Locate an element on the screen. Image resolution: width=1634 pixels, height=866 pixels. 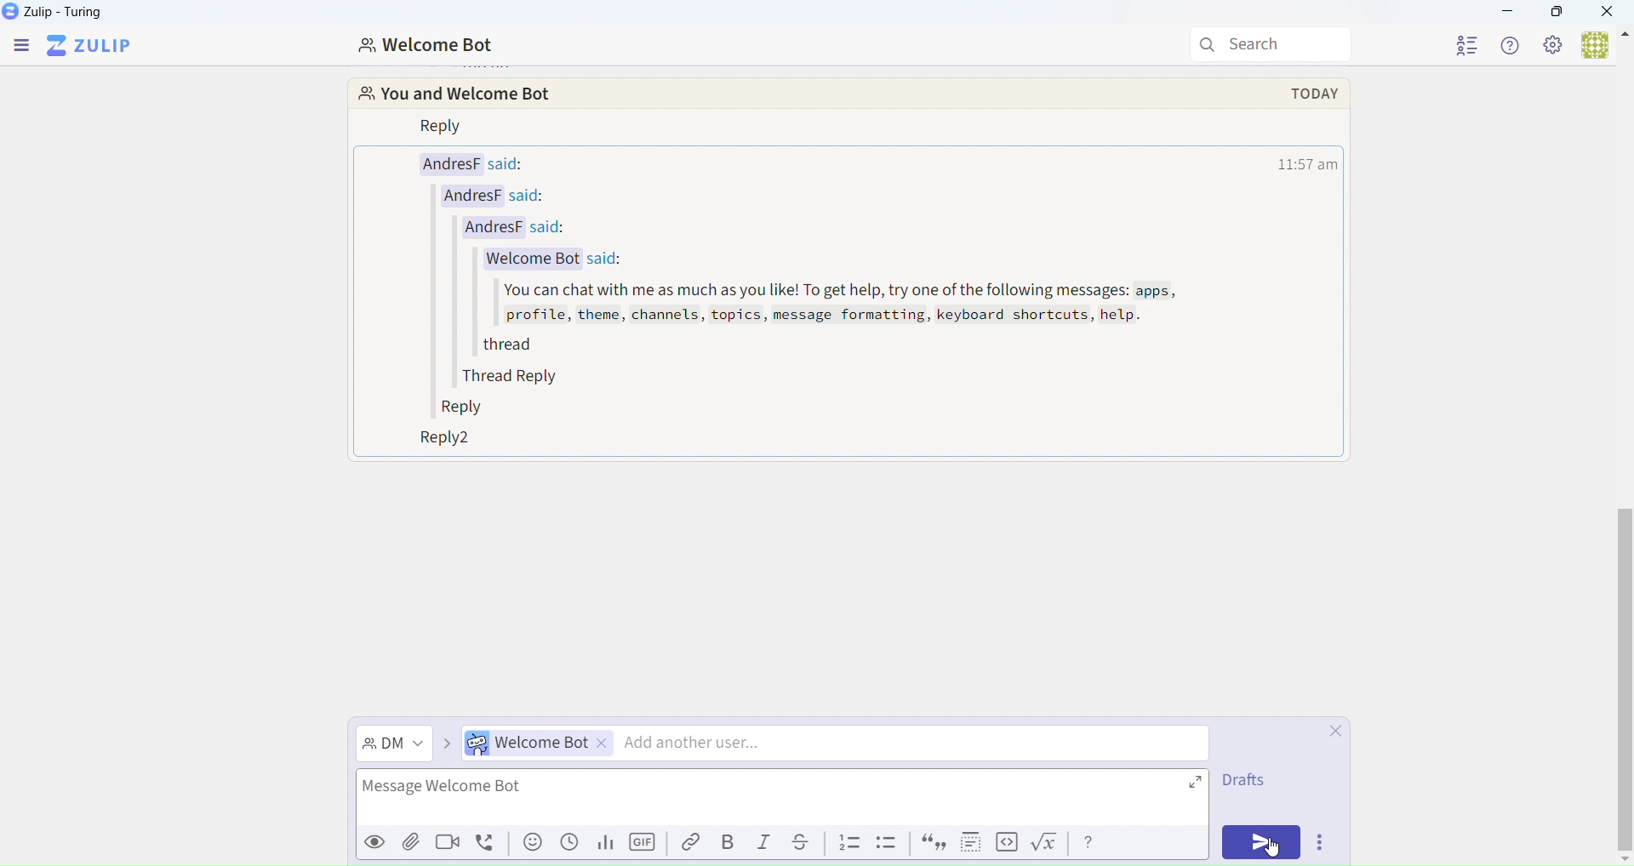
Close is located at coordinates (1608, 13).